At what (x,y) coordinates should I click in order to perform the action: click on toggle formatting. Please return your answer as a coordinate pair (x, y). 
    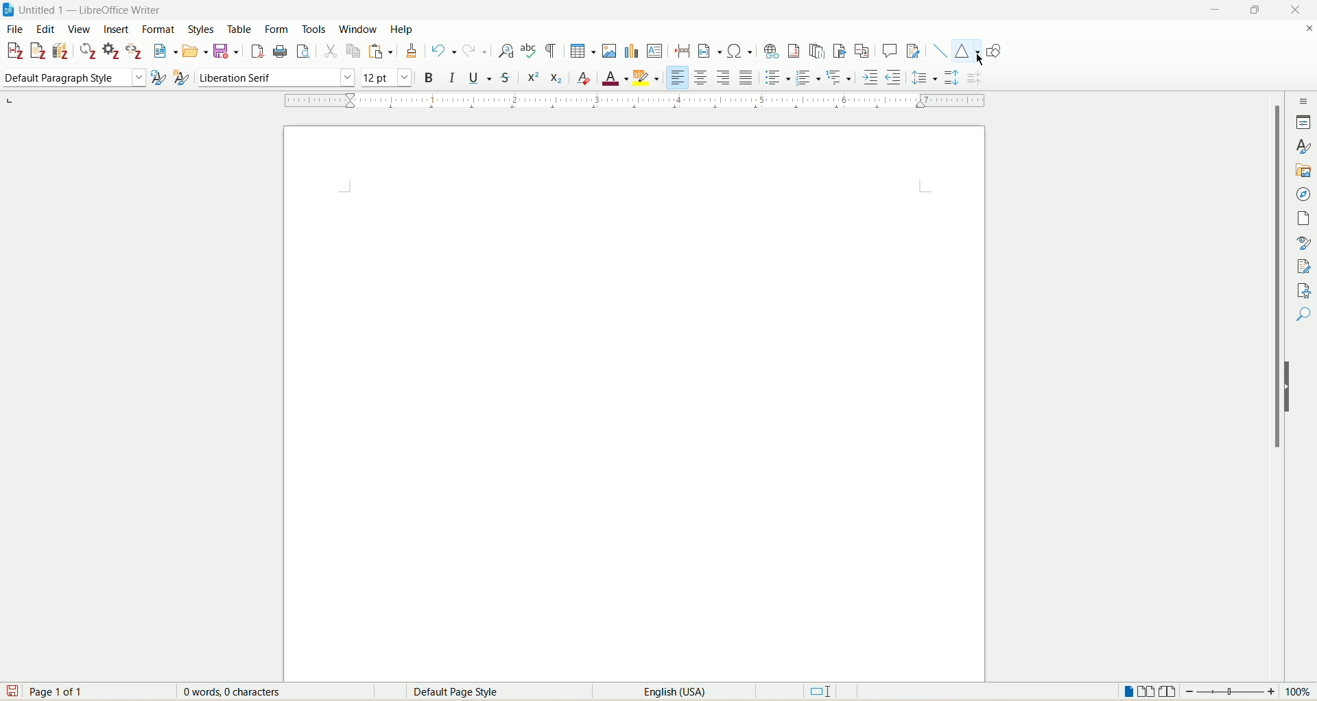
    Looking at the image, I should click on (551, 51).